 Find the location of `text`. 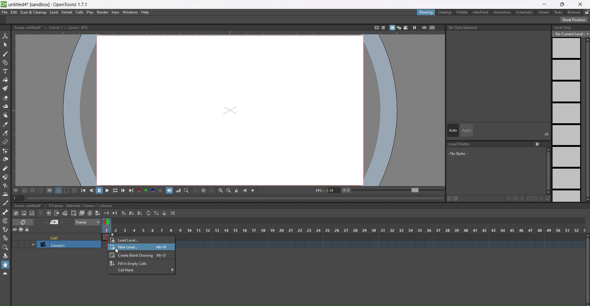

text is located at coordinates (53, 27).